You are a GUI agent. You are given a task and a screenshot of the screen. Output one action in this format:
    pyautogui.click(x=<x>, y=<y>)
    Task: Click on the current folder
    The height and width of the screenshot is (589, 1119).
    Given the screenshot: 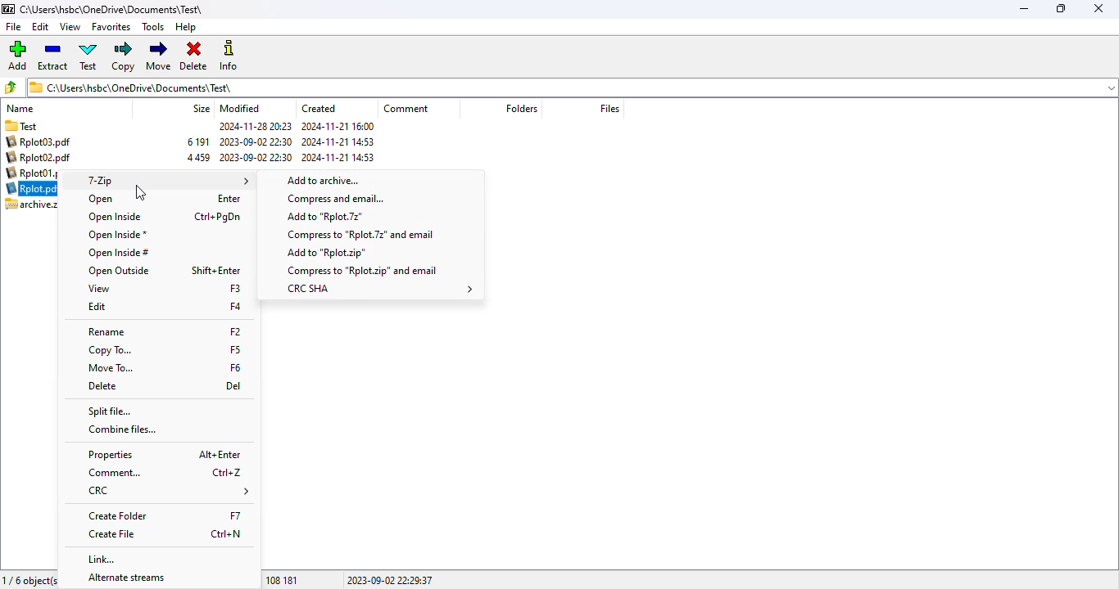 What is the action you would take?
    pyautogui.click(x=561, y=87)
    